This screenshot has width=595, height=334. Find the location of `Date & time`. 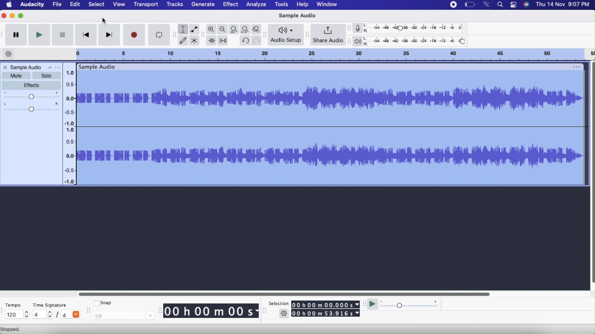

Date & time is located at coordinates (563, 4).